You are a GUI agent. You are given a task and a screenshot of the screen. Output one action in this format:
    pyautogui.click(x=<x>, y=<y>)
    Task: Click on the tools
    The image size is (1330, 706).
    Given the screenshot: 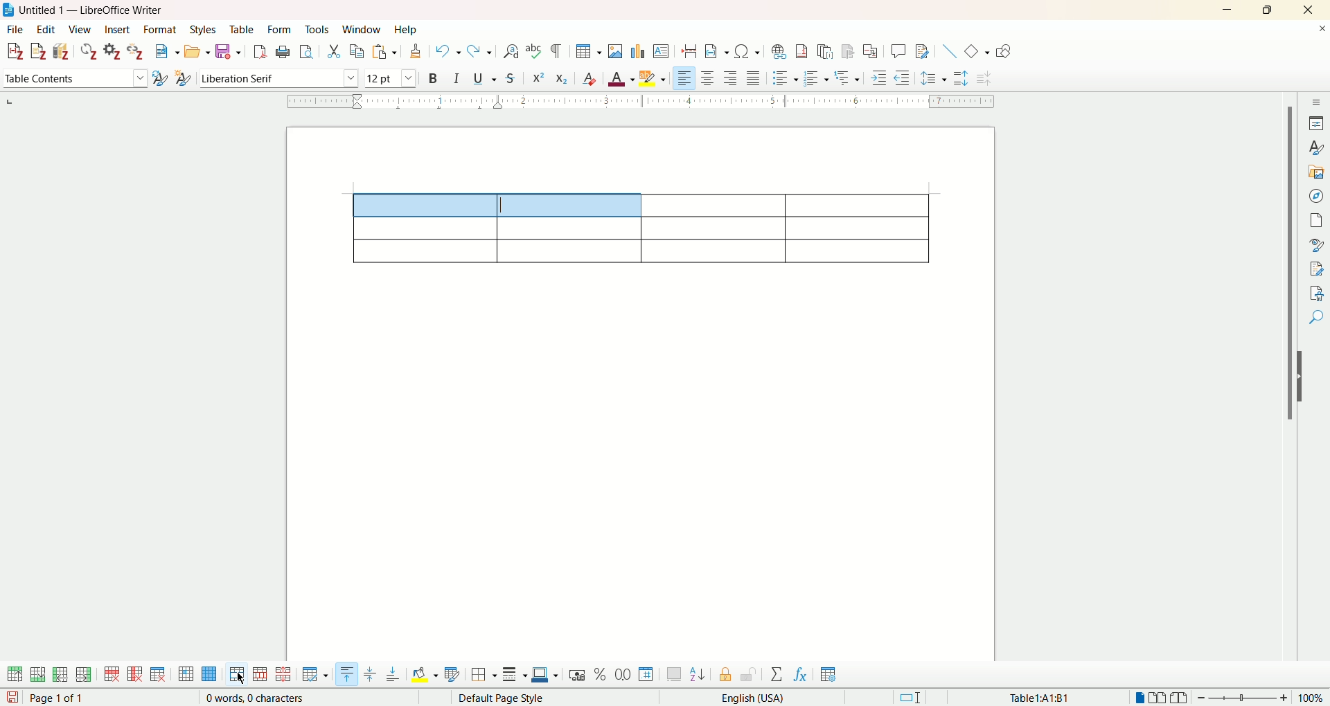 What is the action you would take?
    pyautogui.click(x=318, y=29)
    